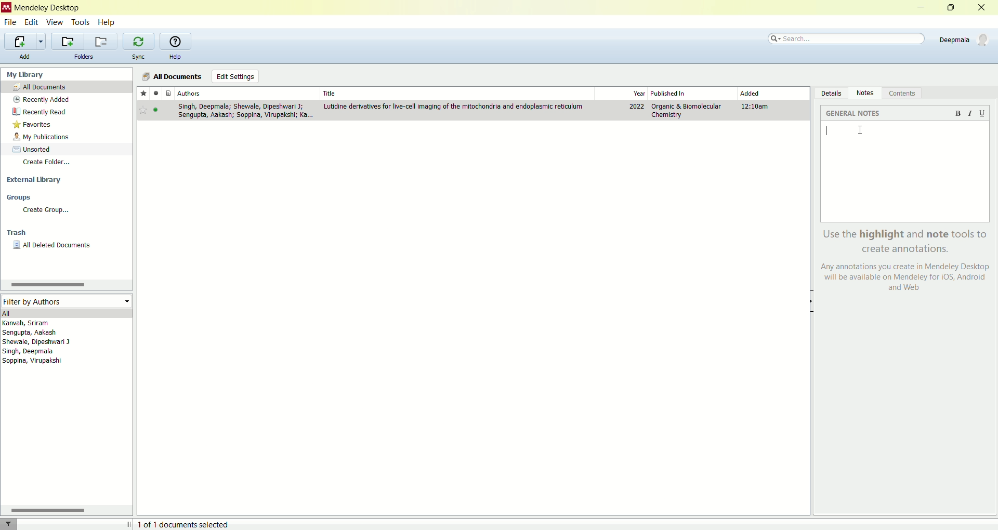  I want to click on groups, so click(65, 197).